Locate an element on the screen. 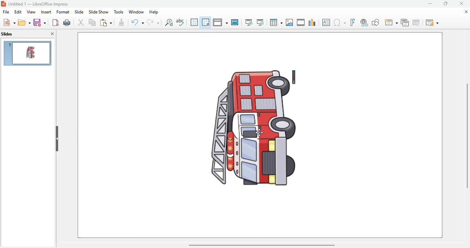  find and replace is located at coordinates (169, 22).